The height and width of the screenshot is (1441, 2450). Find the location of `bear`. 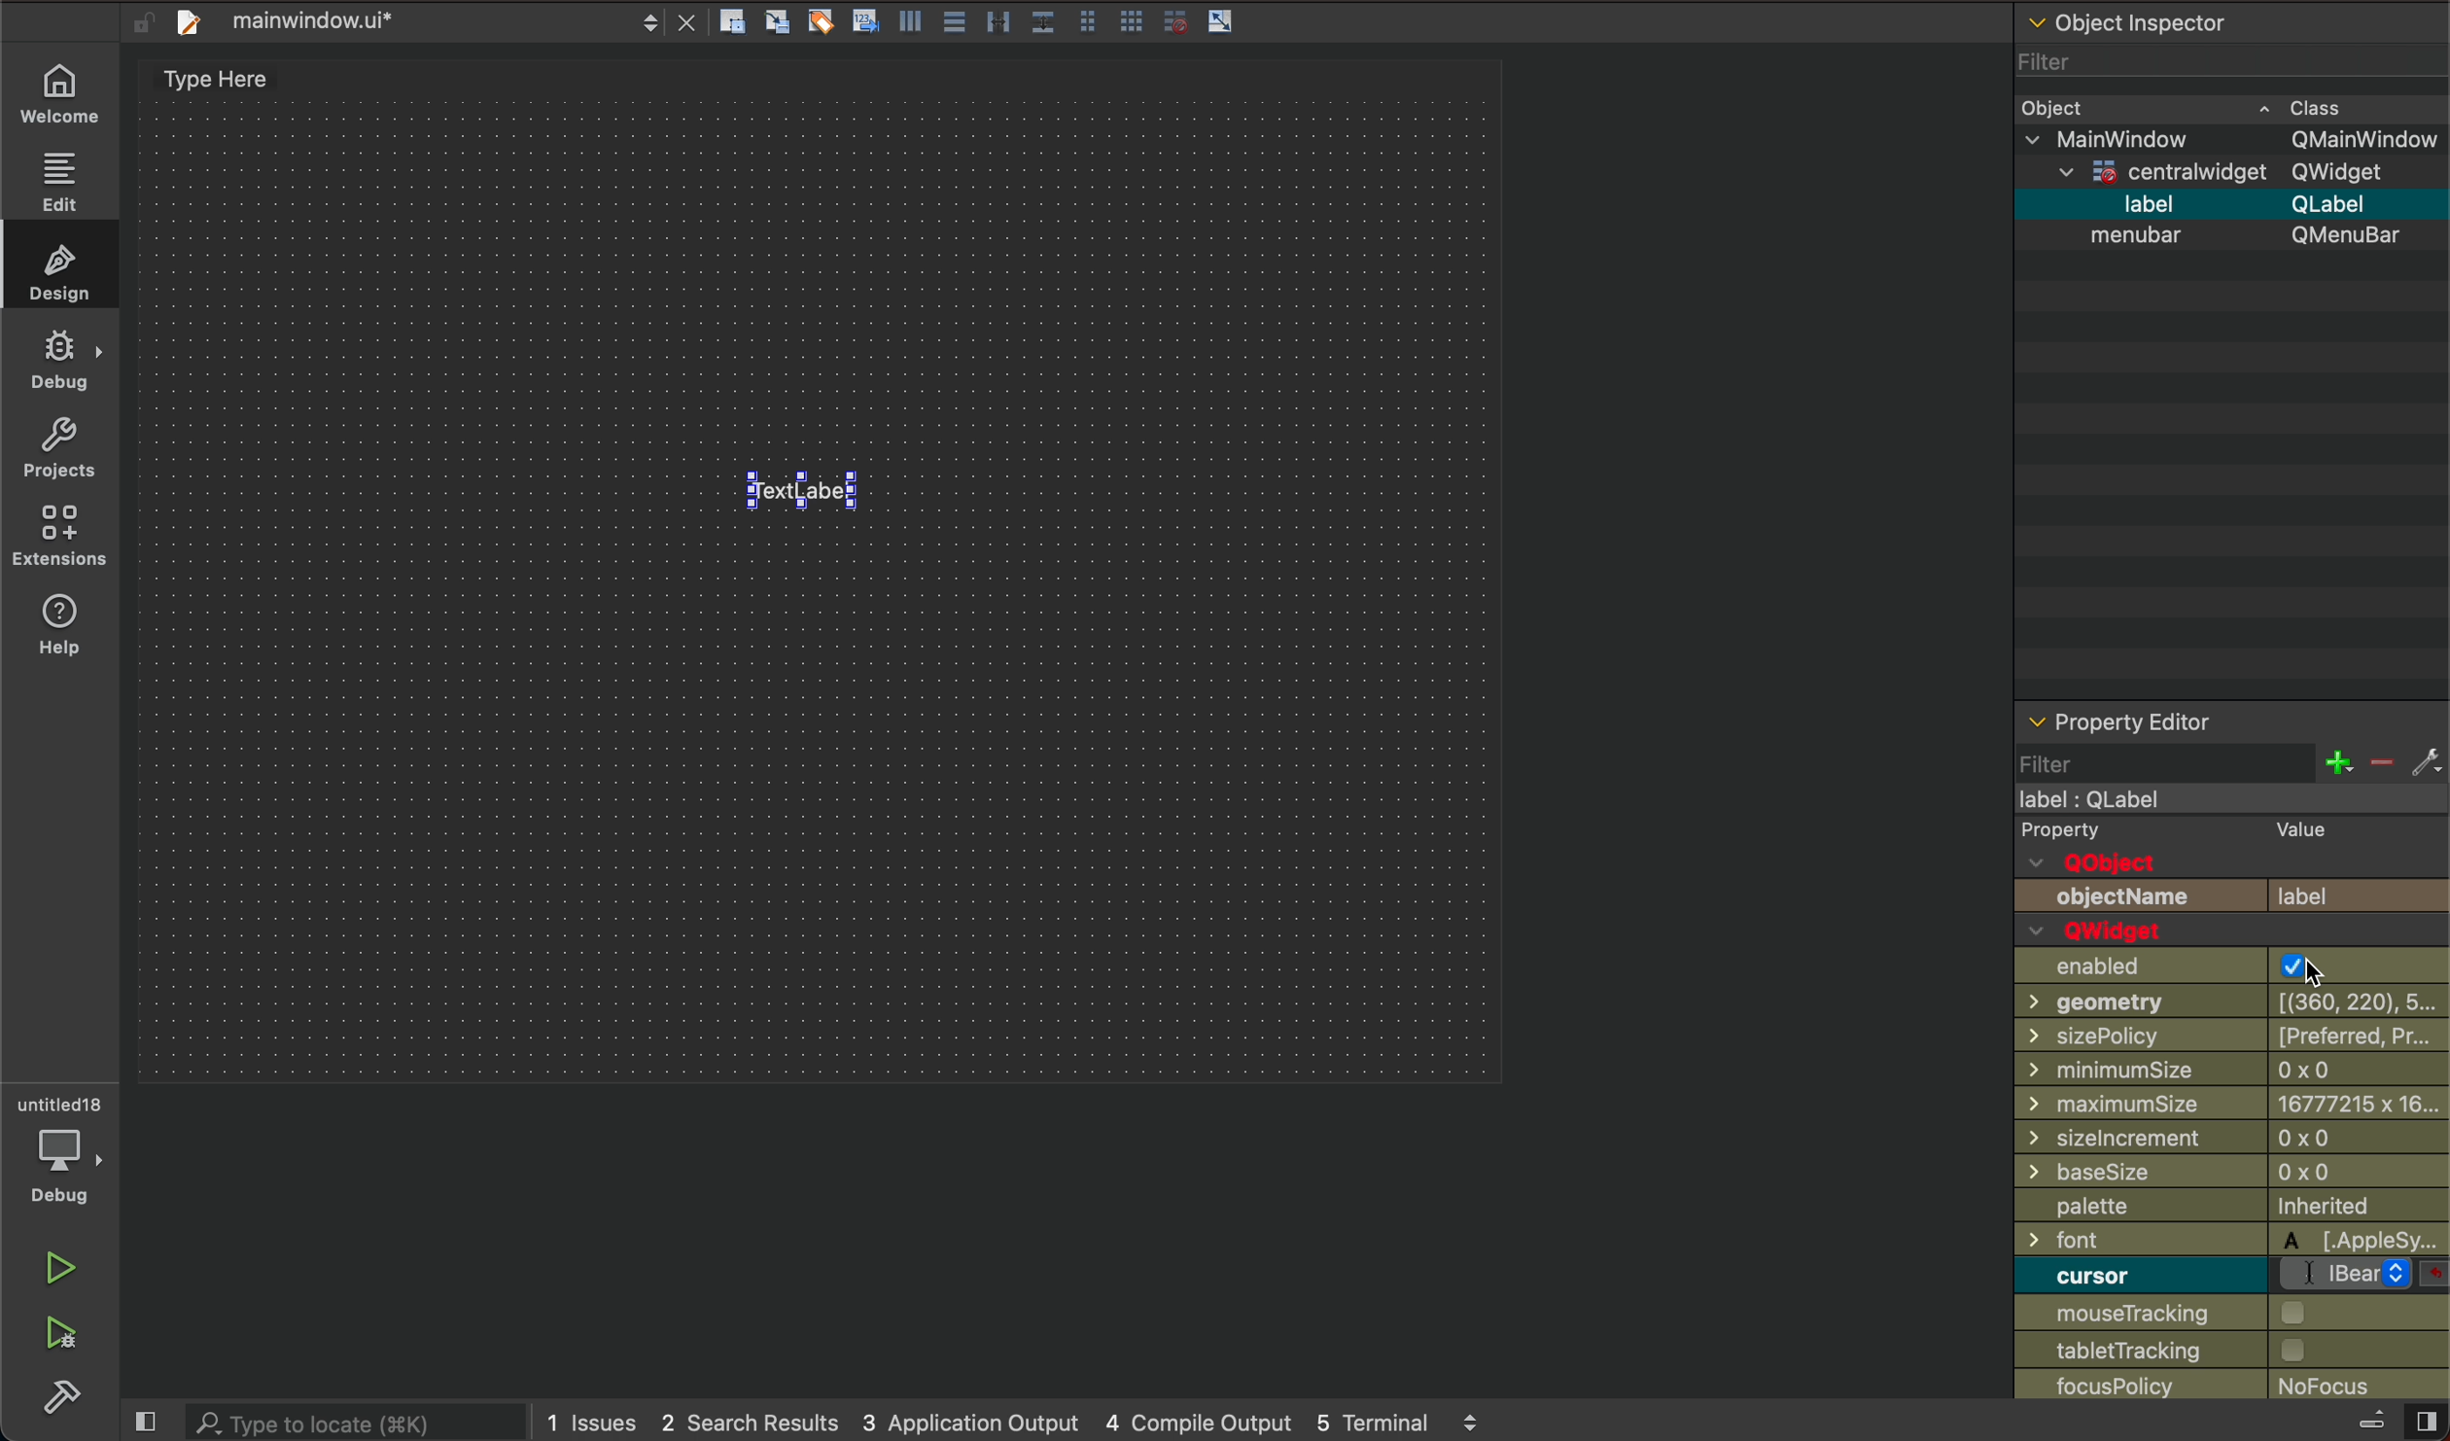

bear is located at coordinates (2362, 1275).